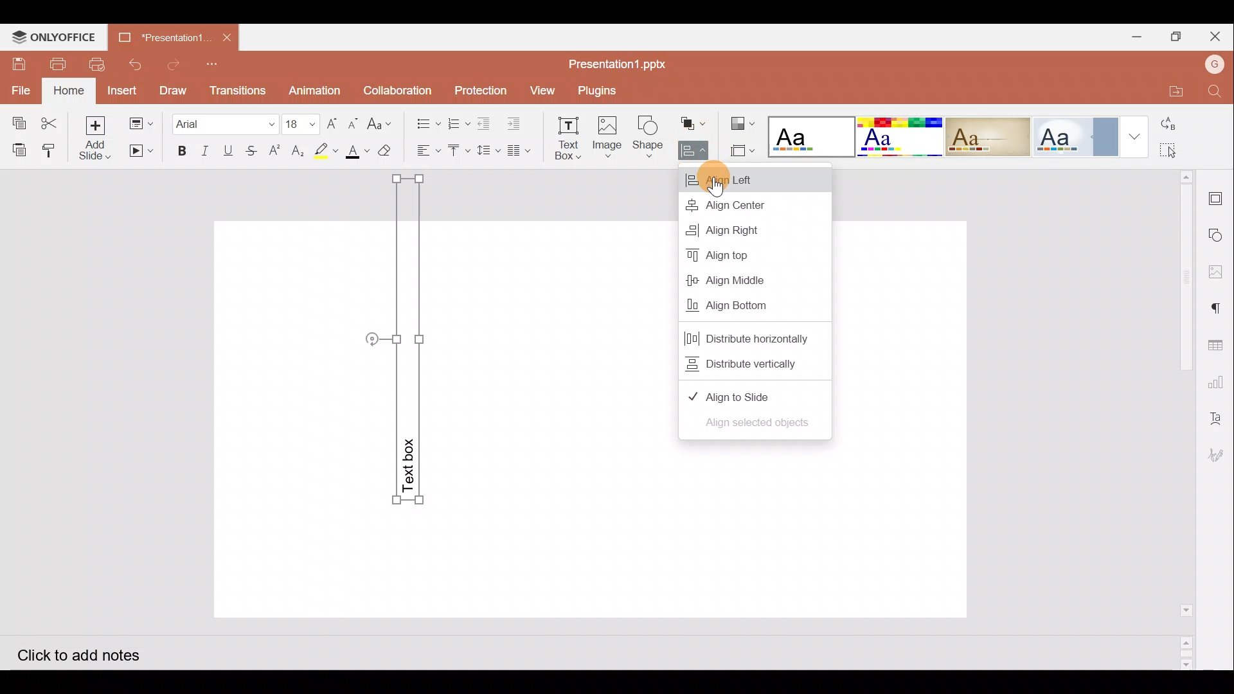 This screenshot has height=694, width=1234. Describe the element at coordinates (743, 254) in the screenshot. I see `Align top` at that location.